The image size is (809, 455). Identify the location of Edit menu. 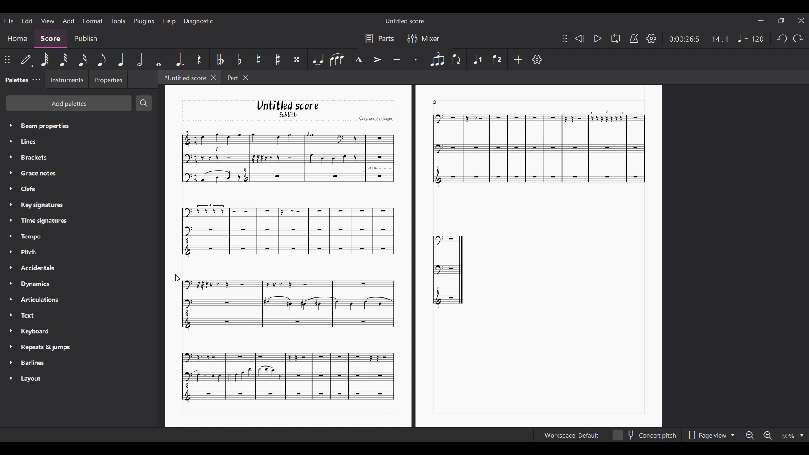
(27, 21).